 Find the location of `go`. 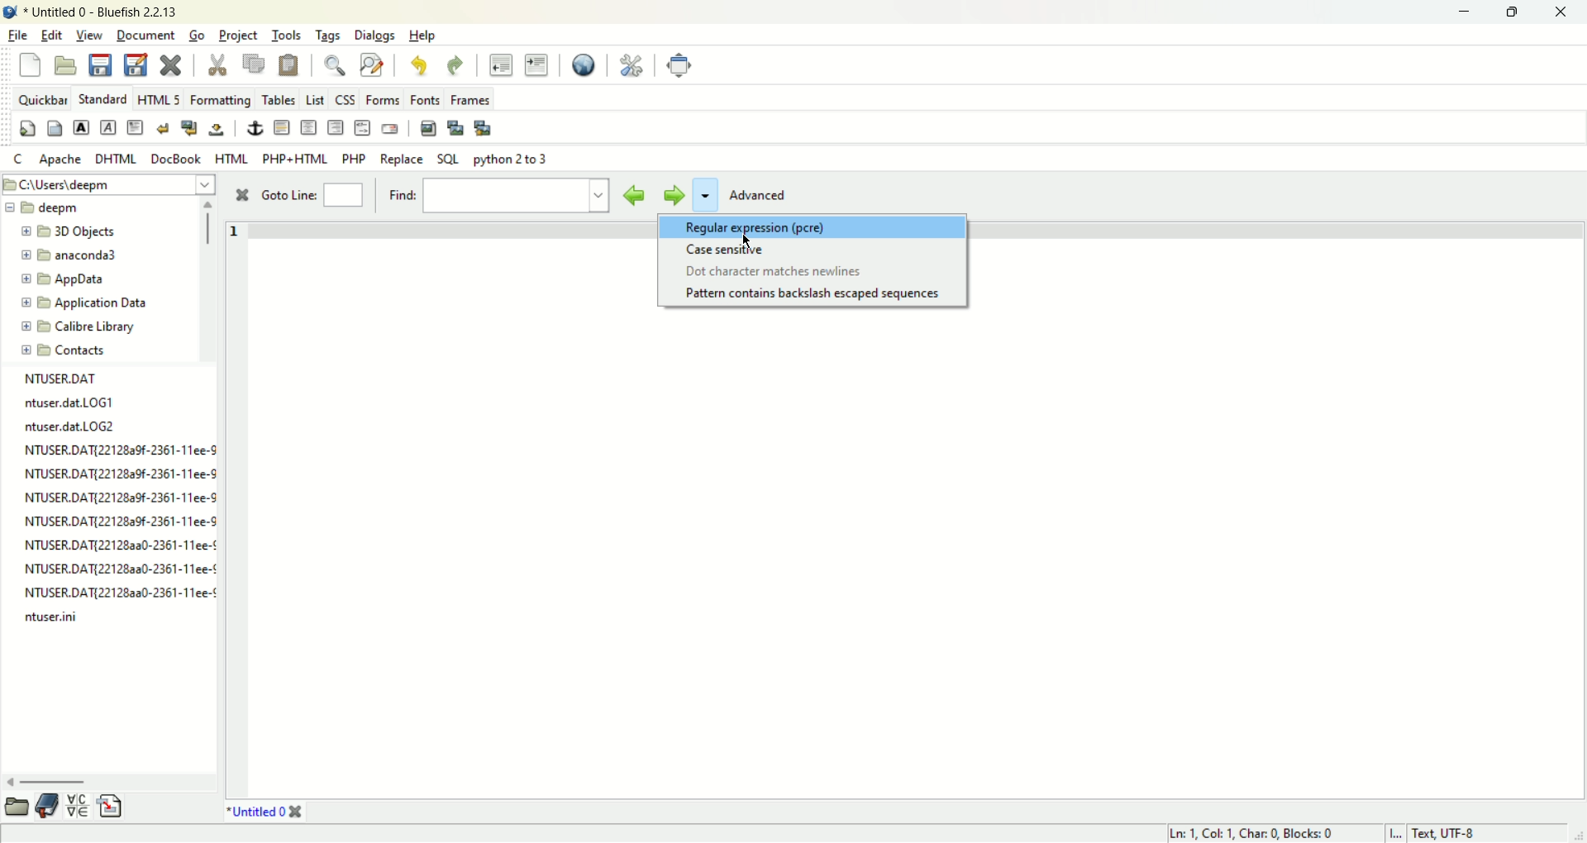

go is located at coordinates (196, 36).